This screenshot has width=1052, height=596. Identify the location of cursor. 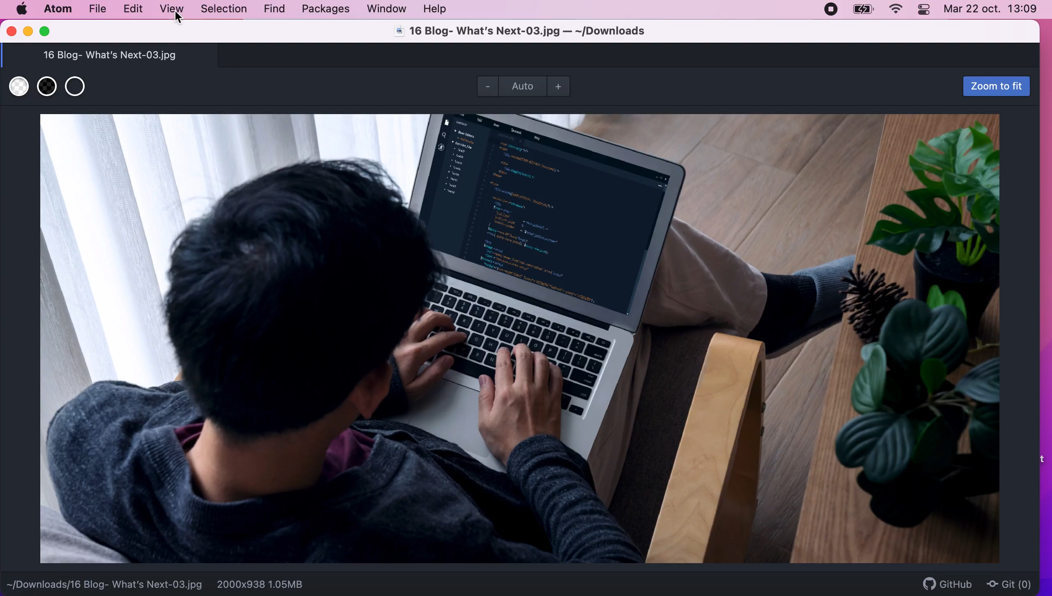
(180, 19).